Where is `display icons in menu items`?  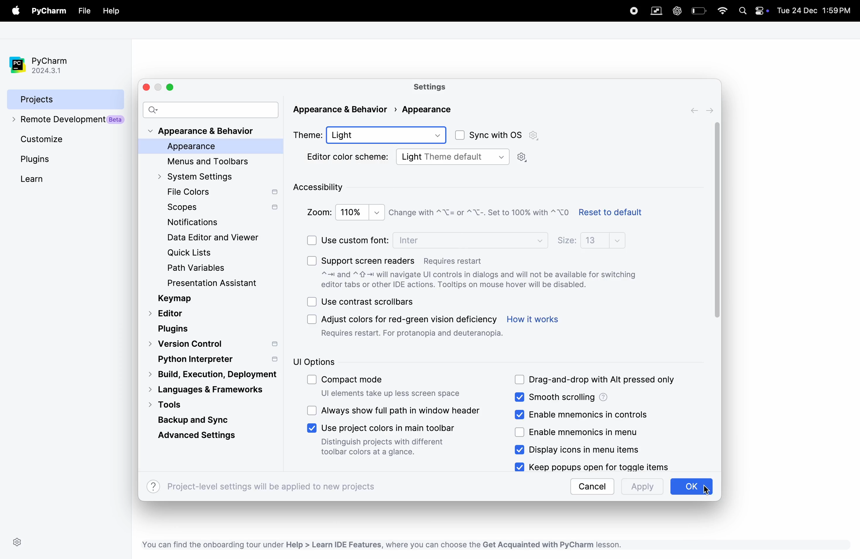
display icons in menu items is located at coordinates (596, 450).